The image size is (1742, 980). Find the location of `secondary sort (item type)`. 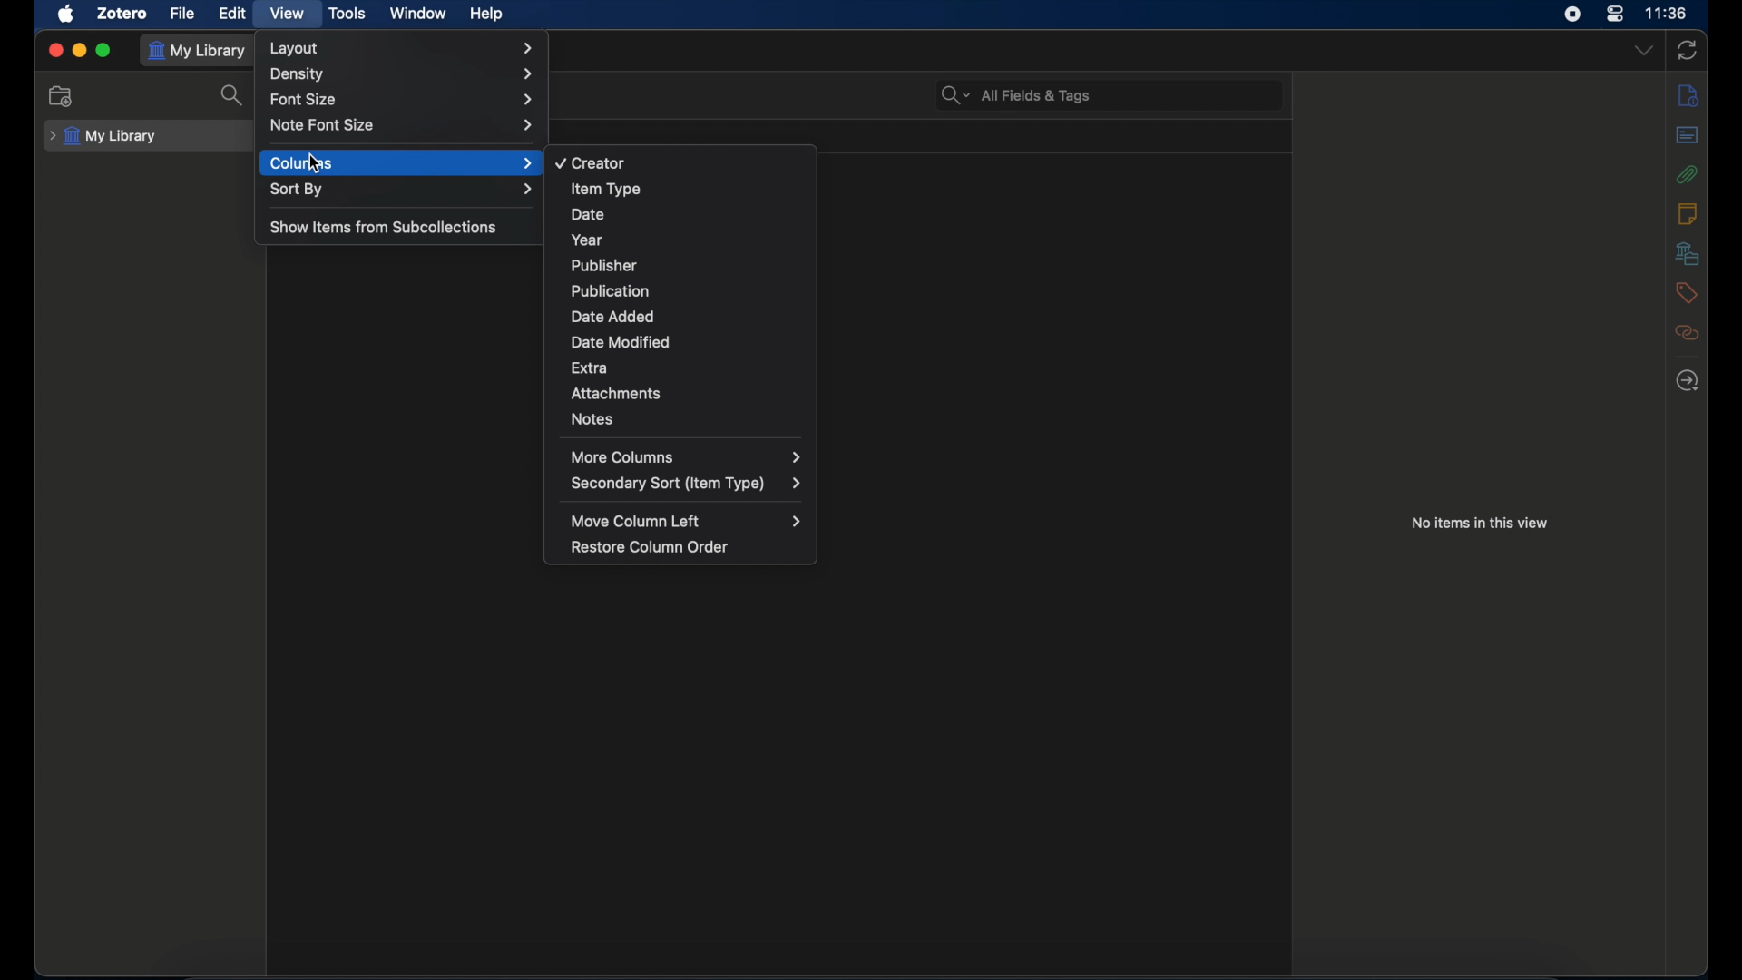

secondary sort (item type) is located at coordinates (688, 484).